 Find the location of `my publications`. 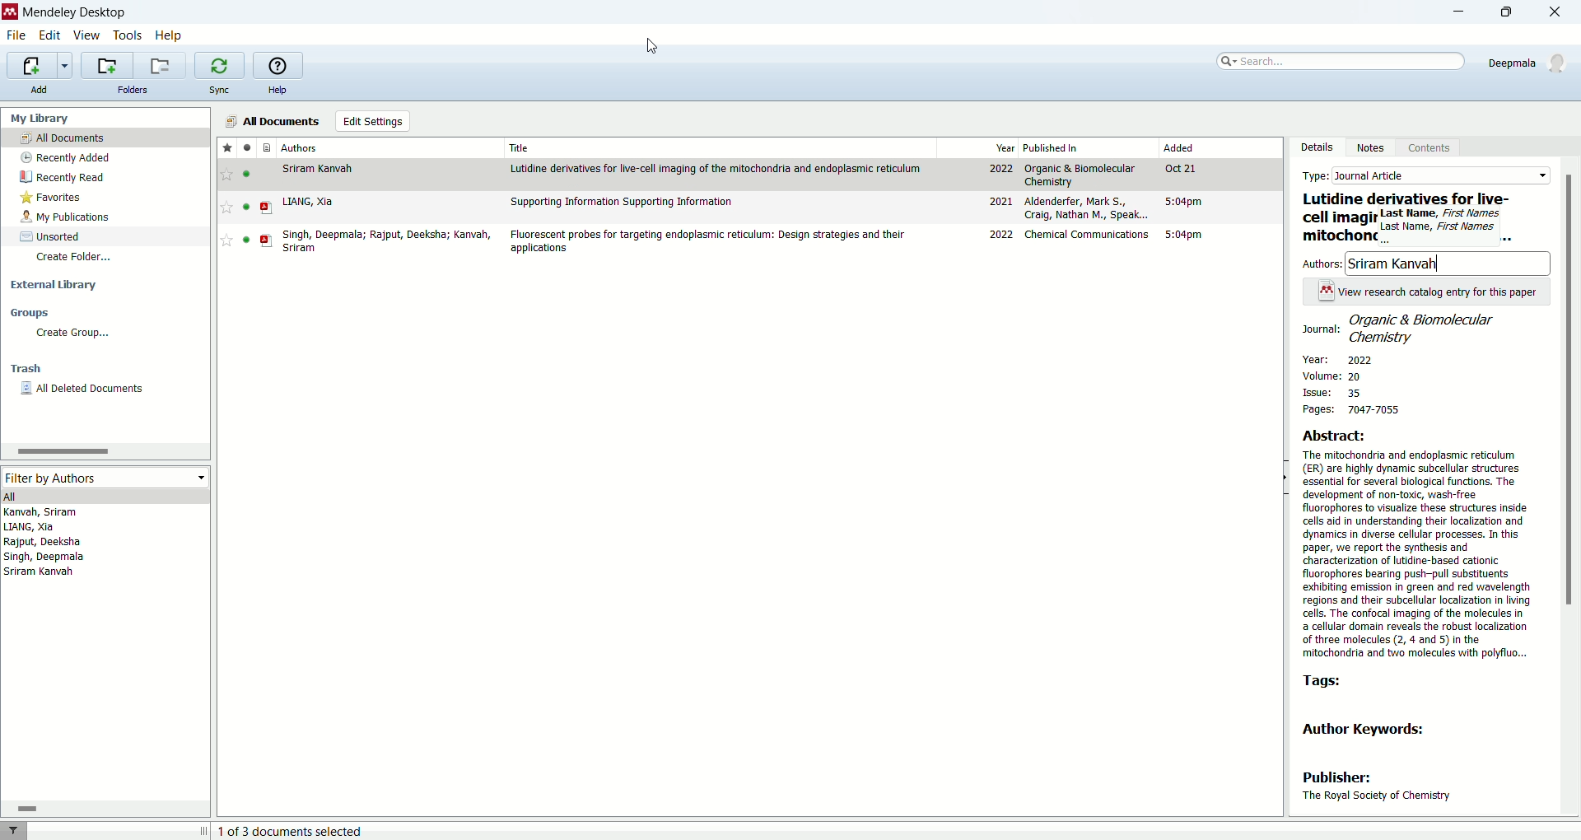

my publications is located at coordinates (64, 218).